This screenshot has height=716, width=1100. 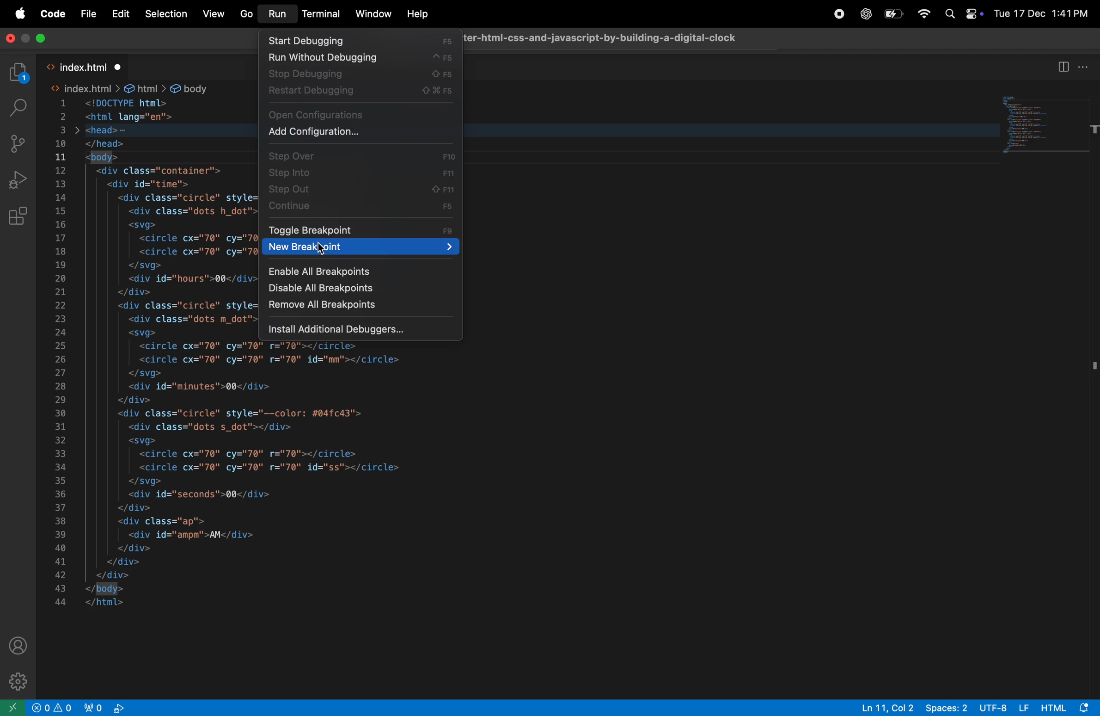 I want to click on View, so click(x=212, y=14).